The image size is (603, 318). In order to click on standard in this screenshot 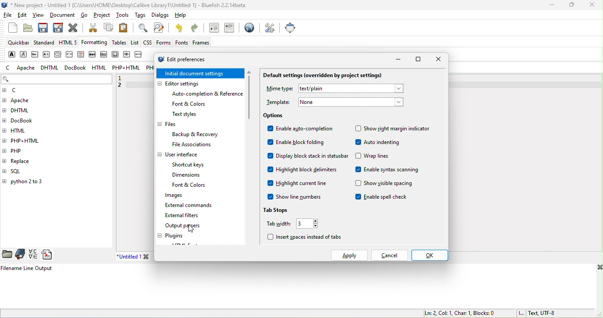, I will do `click(46, 43)`.